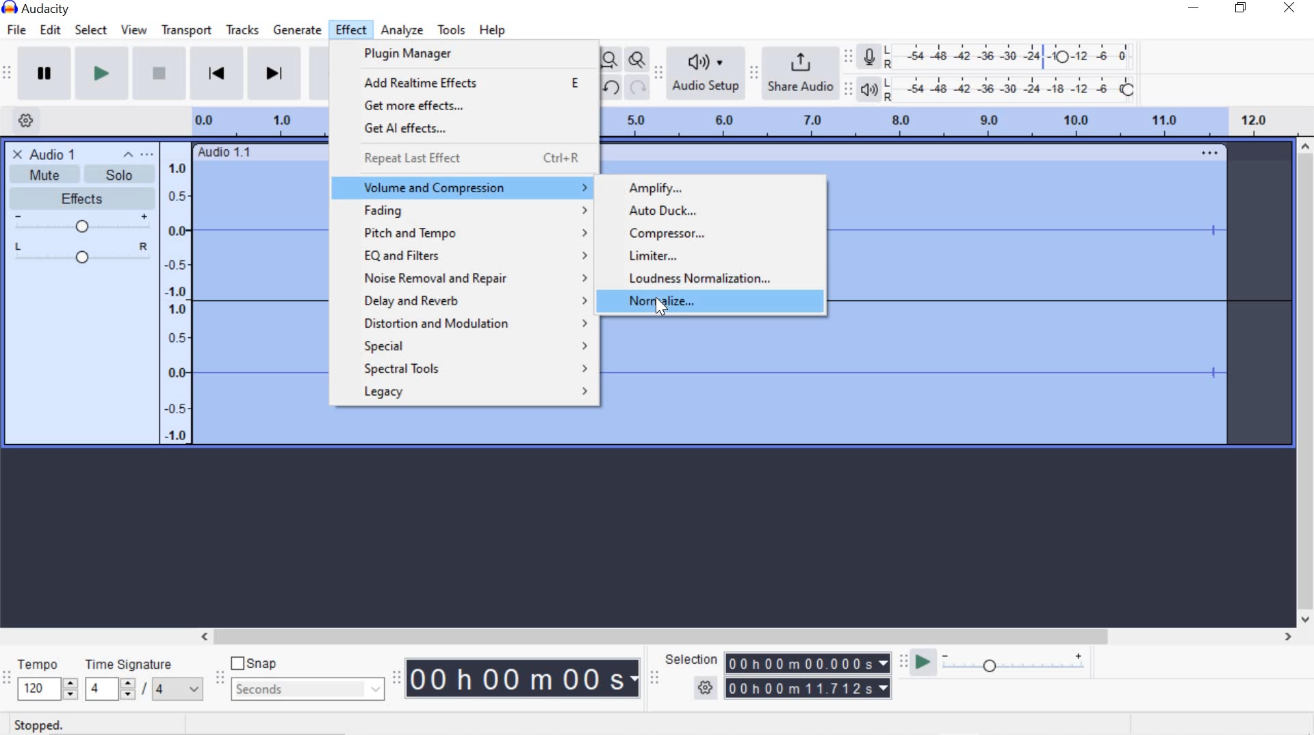  I want to click on Normalize, so click(667, 300).